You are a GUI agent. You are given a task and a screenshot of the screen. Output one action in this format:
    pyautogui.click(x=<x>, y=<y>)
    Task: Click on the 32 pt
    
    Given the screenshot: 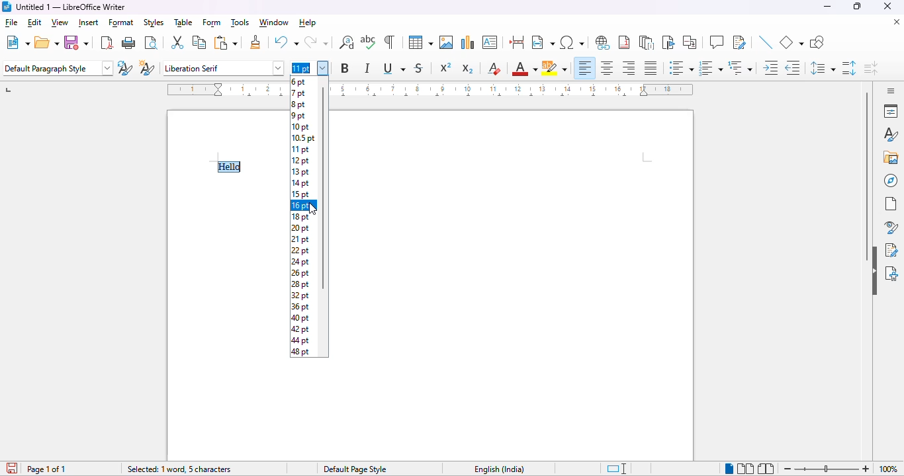 What is the action you would take?
    pyautogui.click(x=299, y=295)
    